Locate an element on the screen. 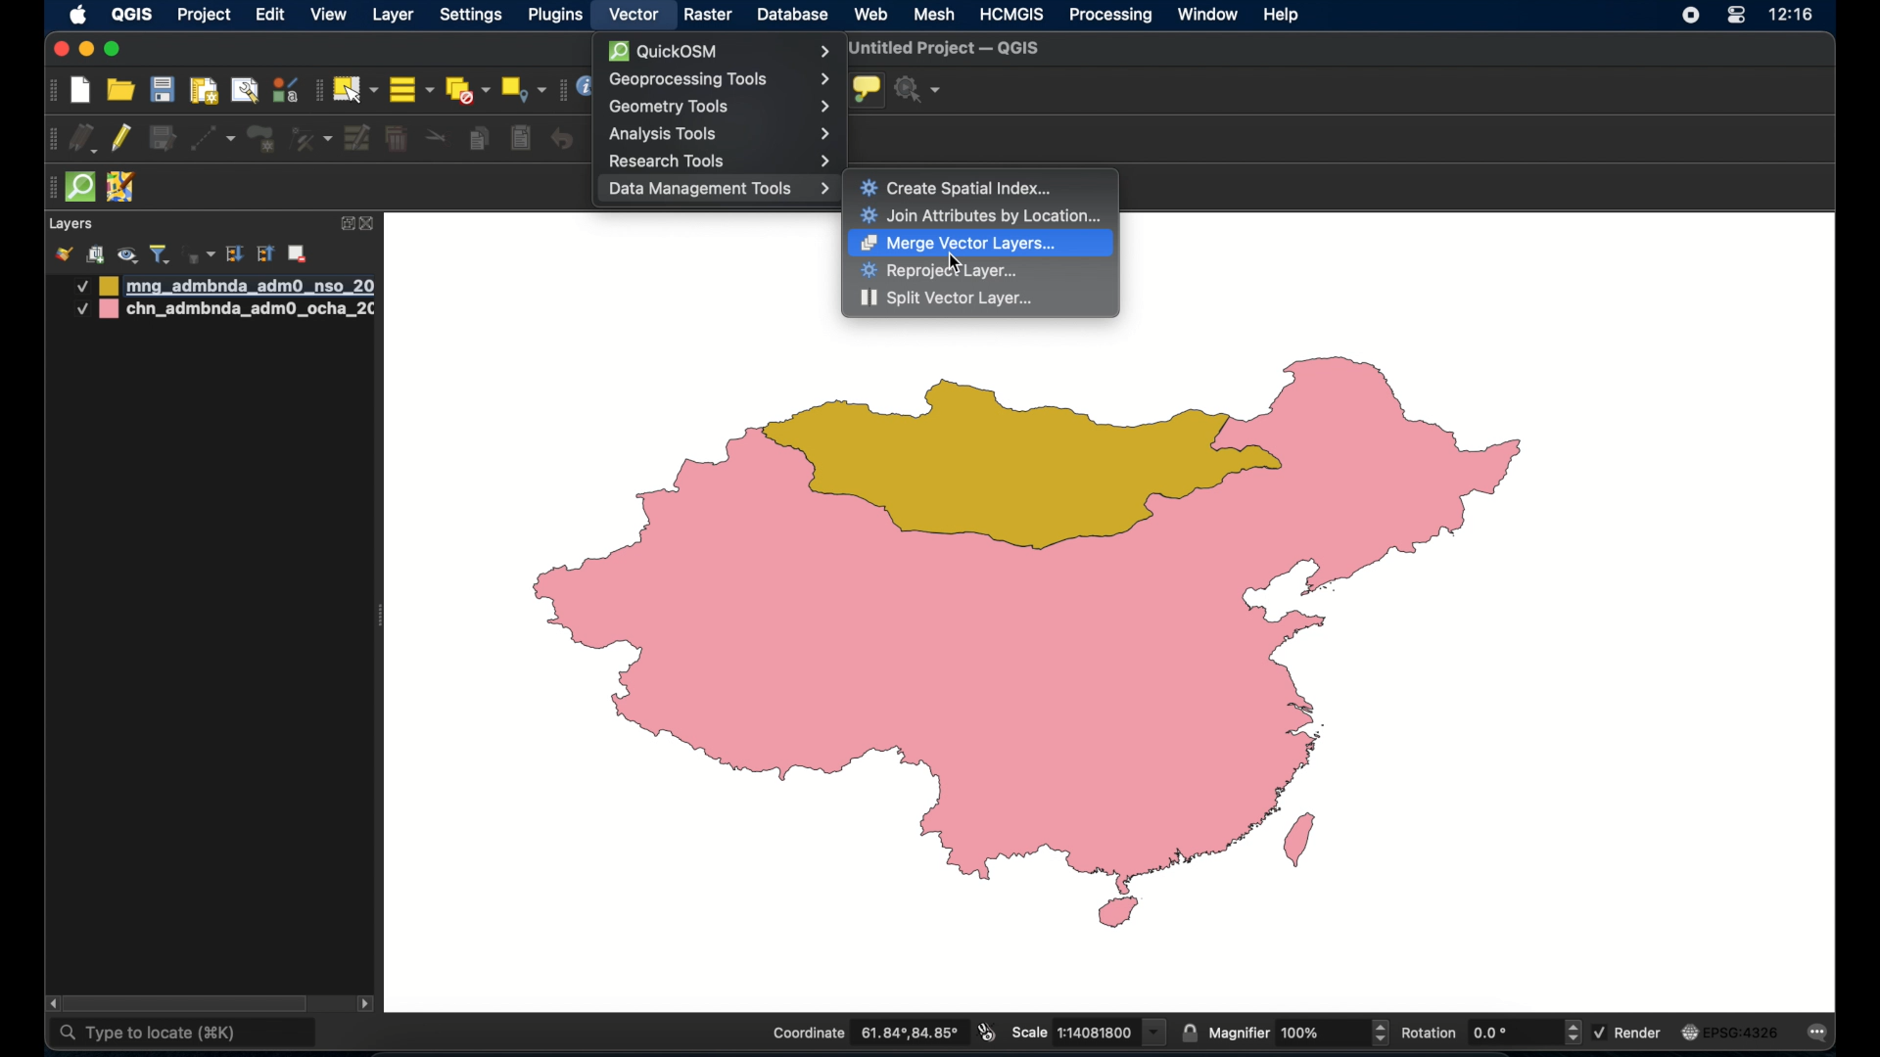 This screenshot has height=1057, width=1880. type to locate is located at coordinates (184, 1034).